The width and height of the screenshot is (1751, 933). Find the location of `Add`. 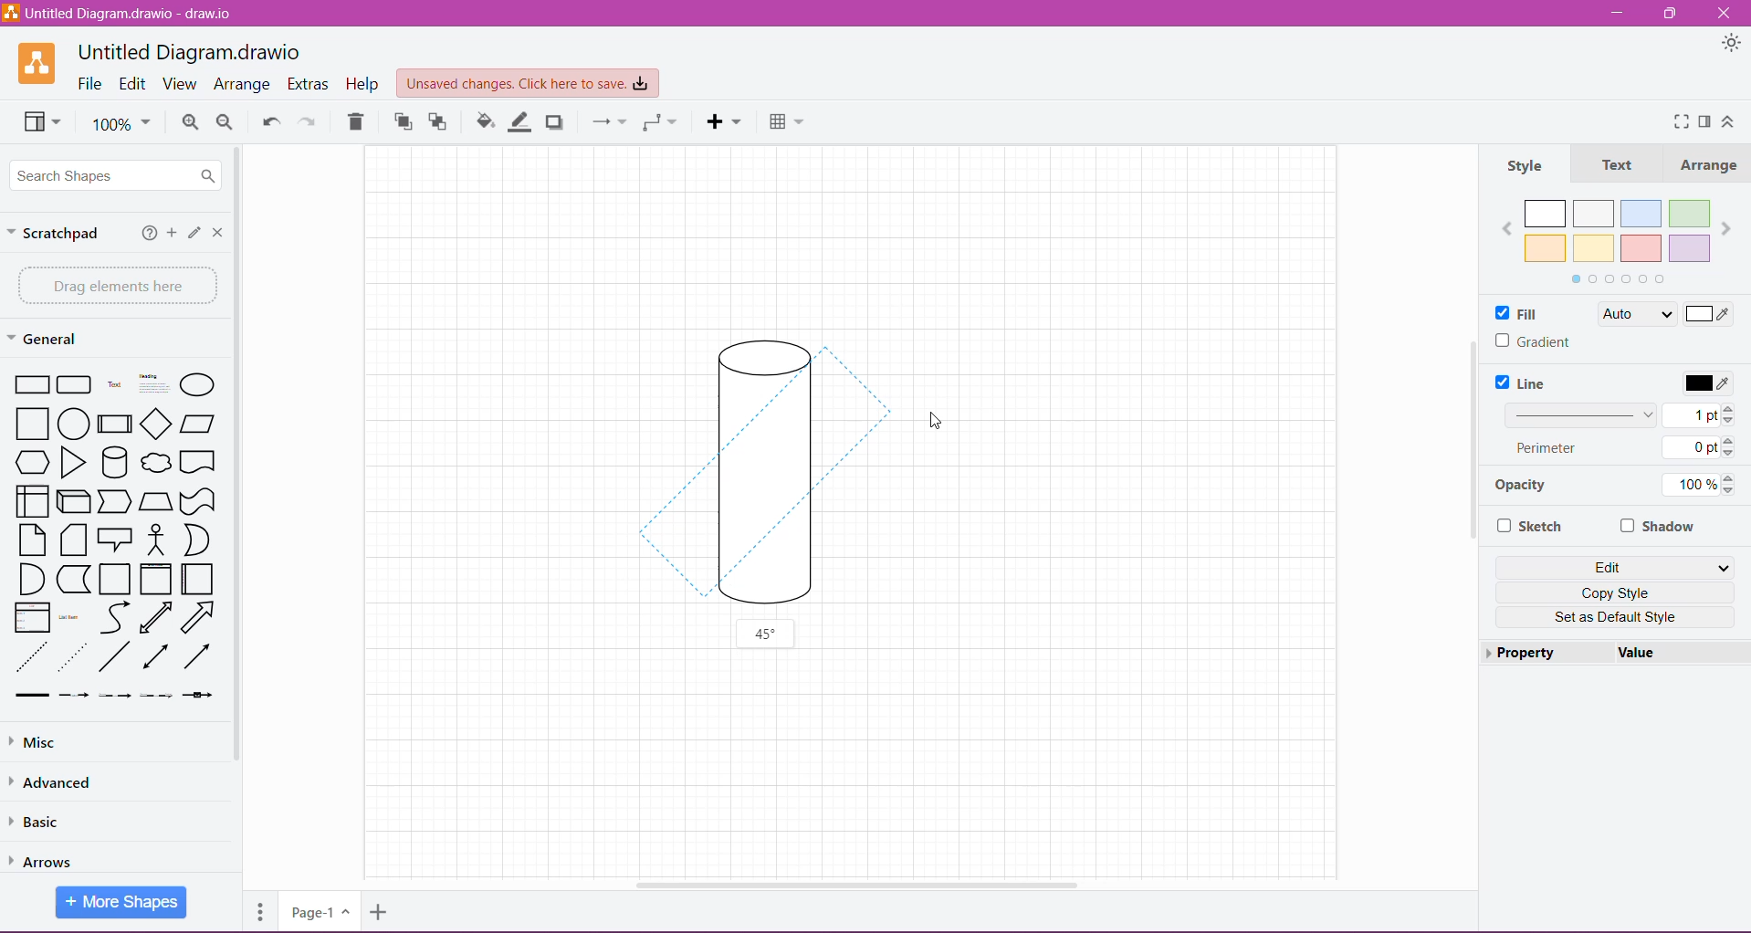

Add is located at coordinates (171, 235).